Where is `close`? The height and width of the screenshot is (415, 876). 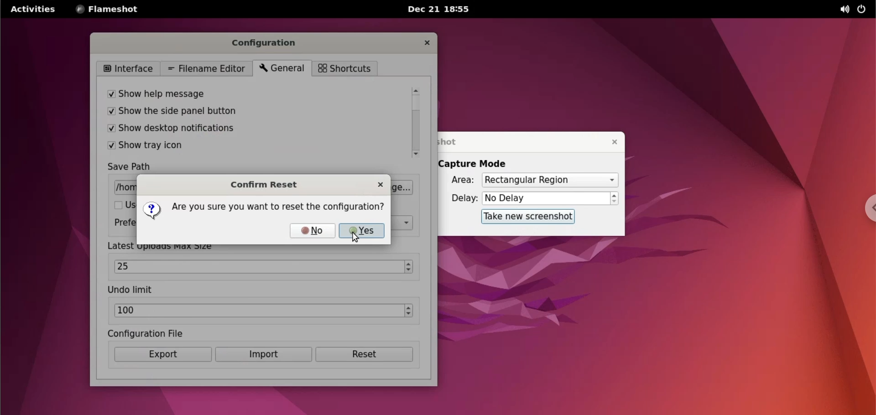 close is located at coordinates (426, 44).